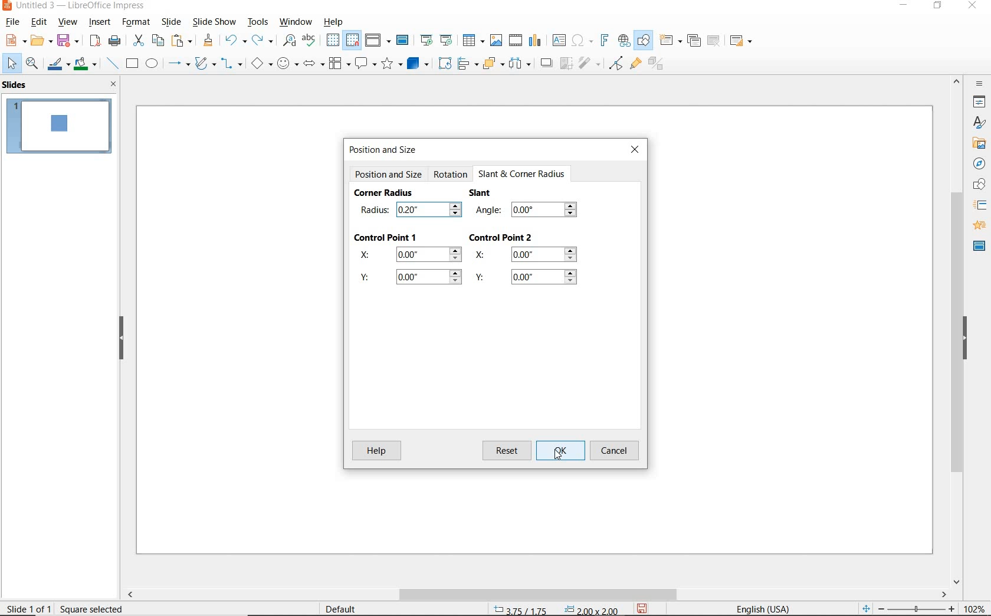  Describe the element at coordinates (447, 40) in the screenshot. I see `start from current slide` at that location.